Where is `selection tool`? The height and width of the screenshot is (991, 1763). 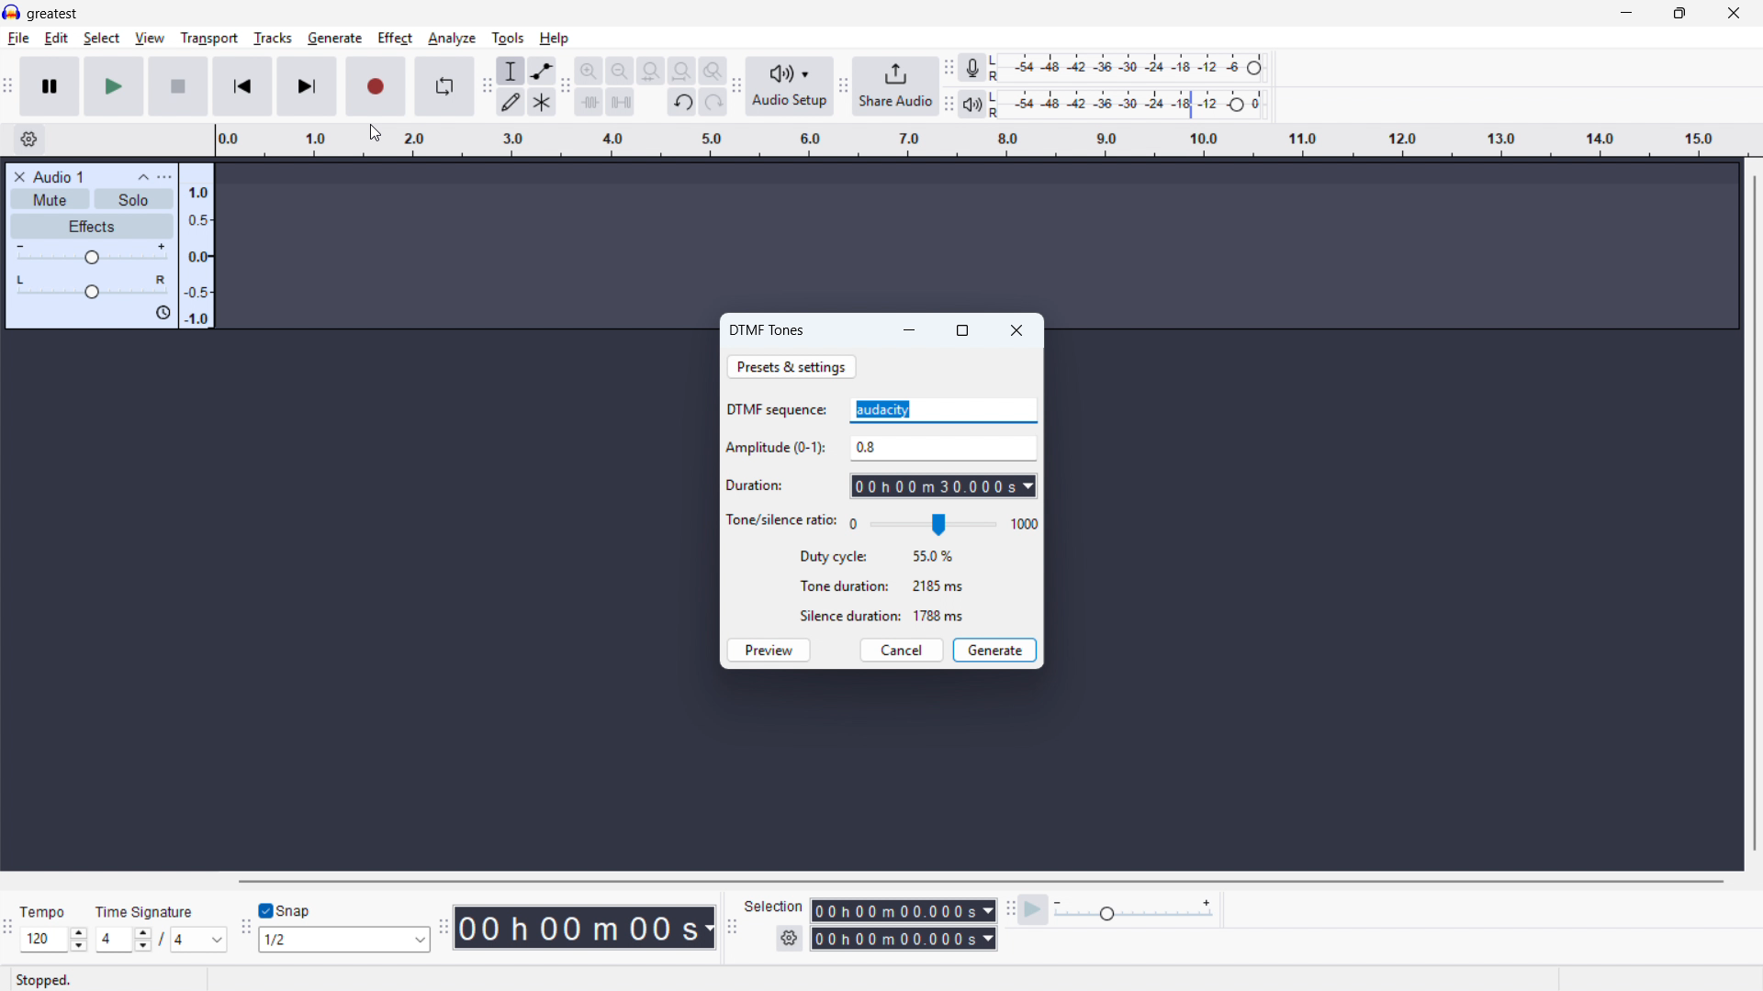 selection tool is located at coordinates (511, 71).